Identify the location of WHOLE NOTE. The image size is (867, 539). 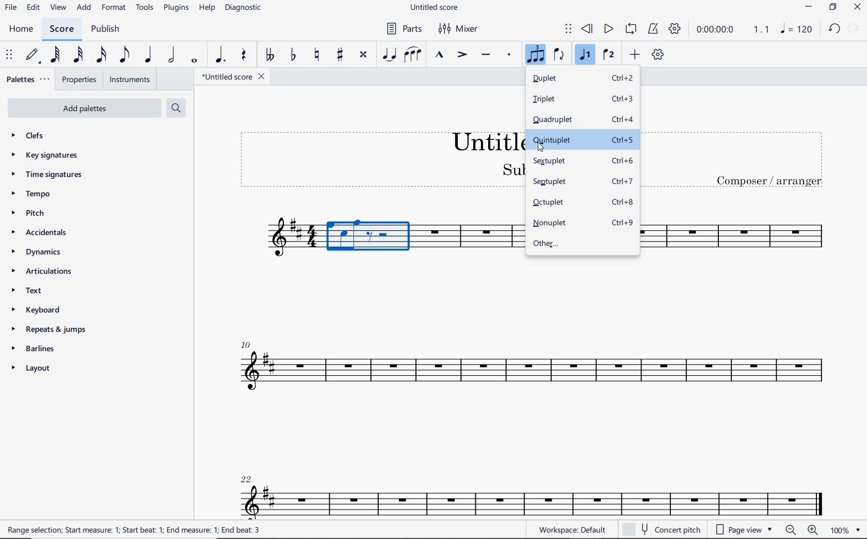
(194, 61).